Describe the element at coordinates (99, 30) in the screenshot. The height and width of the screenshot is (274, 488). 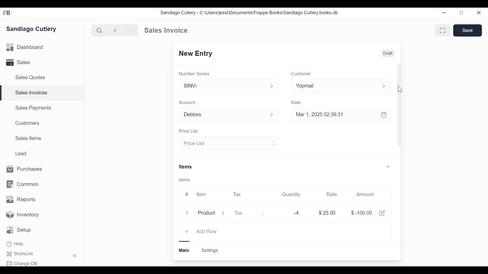
I see `Search` at that location.